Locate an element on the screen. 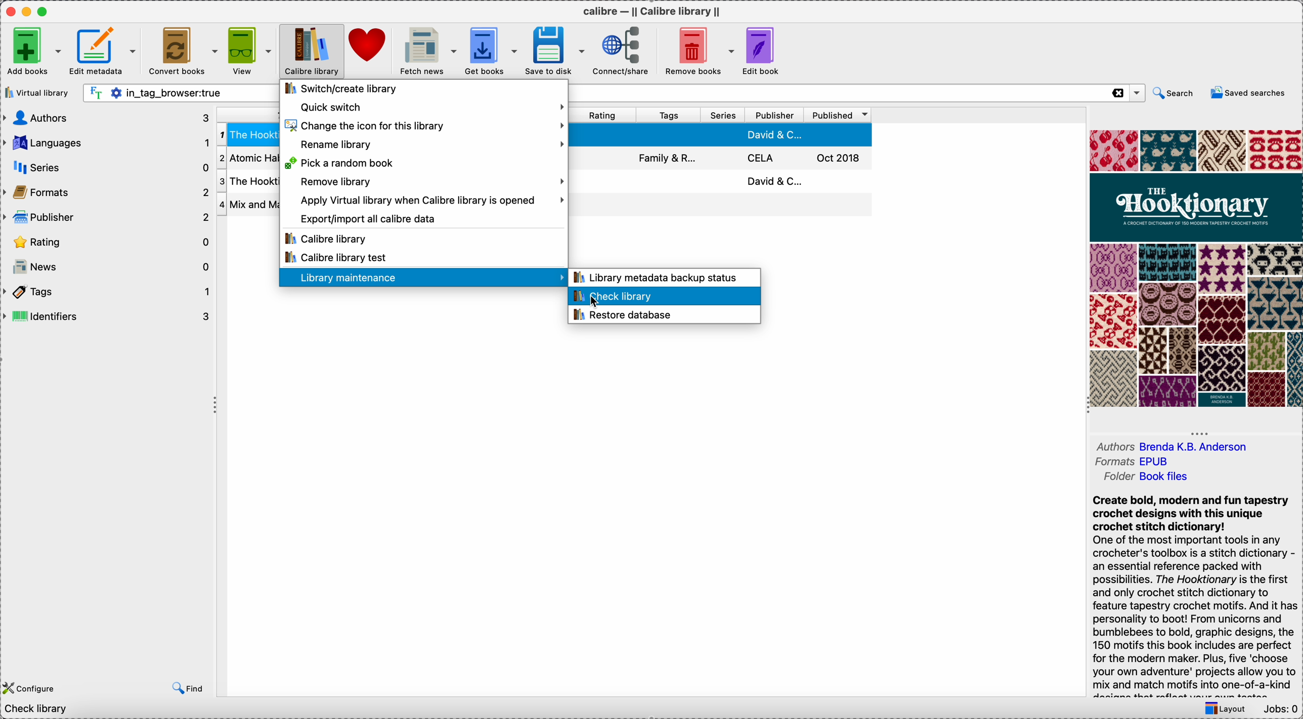  edit book is located at coordinates (765, 51).